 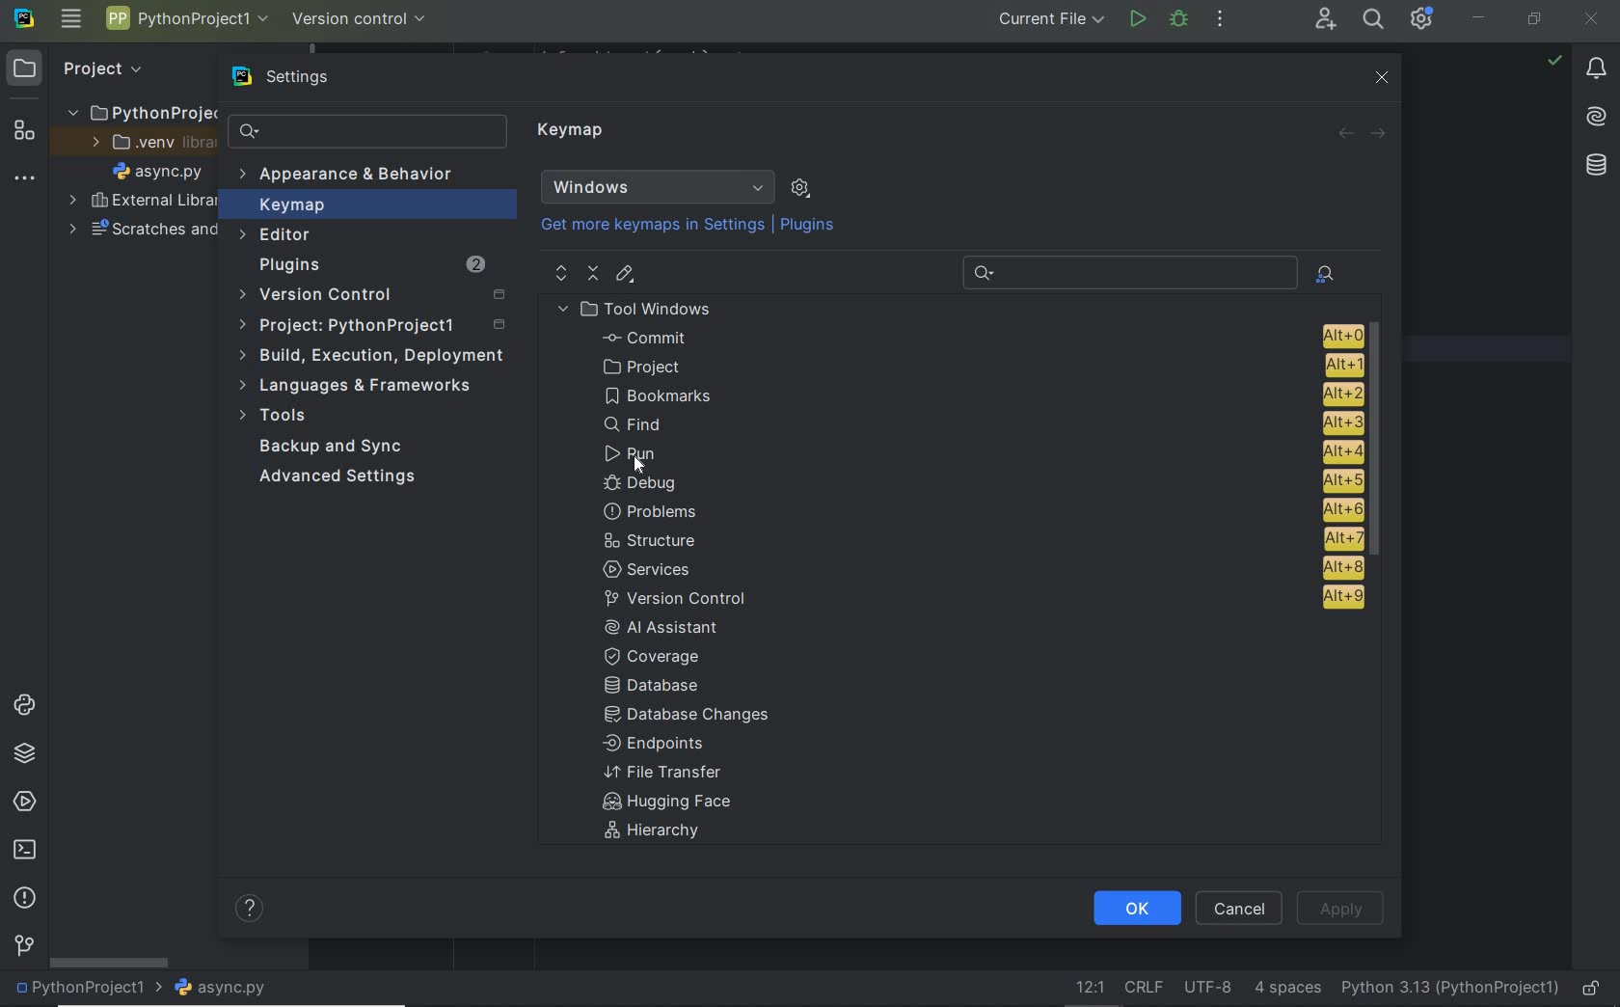 I want to click on File Transfer, so click(x=663, y=773).